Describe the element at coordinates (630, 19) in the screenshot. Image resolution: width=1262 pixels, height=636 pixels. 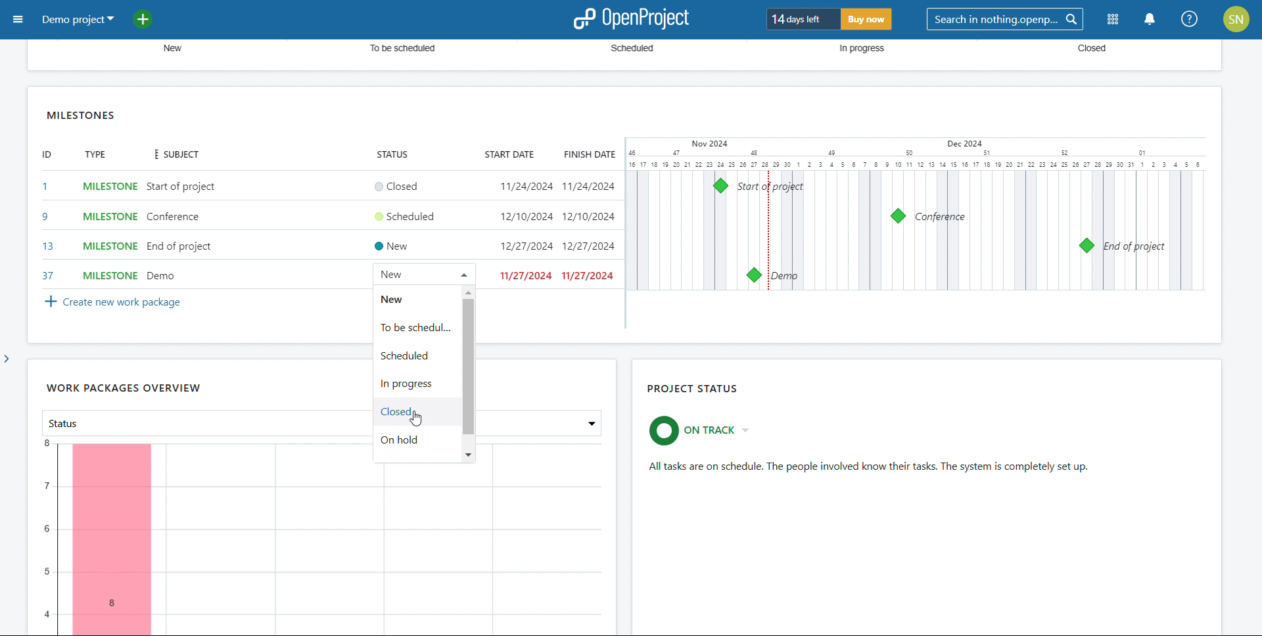
I see `logo` at that location.